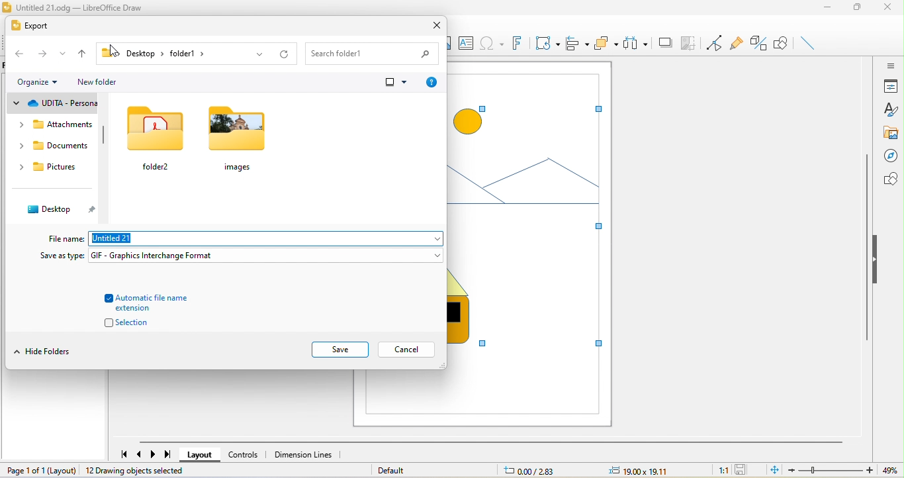  I want to click on  Attachments, so click(57, 126).